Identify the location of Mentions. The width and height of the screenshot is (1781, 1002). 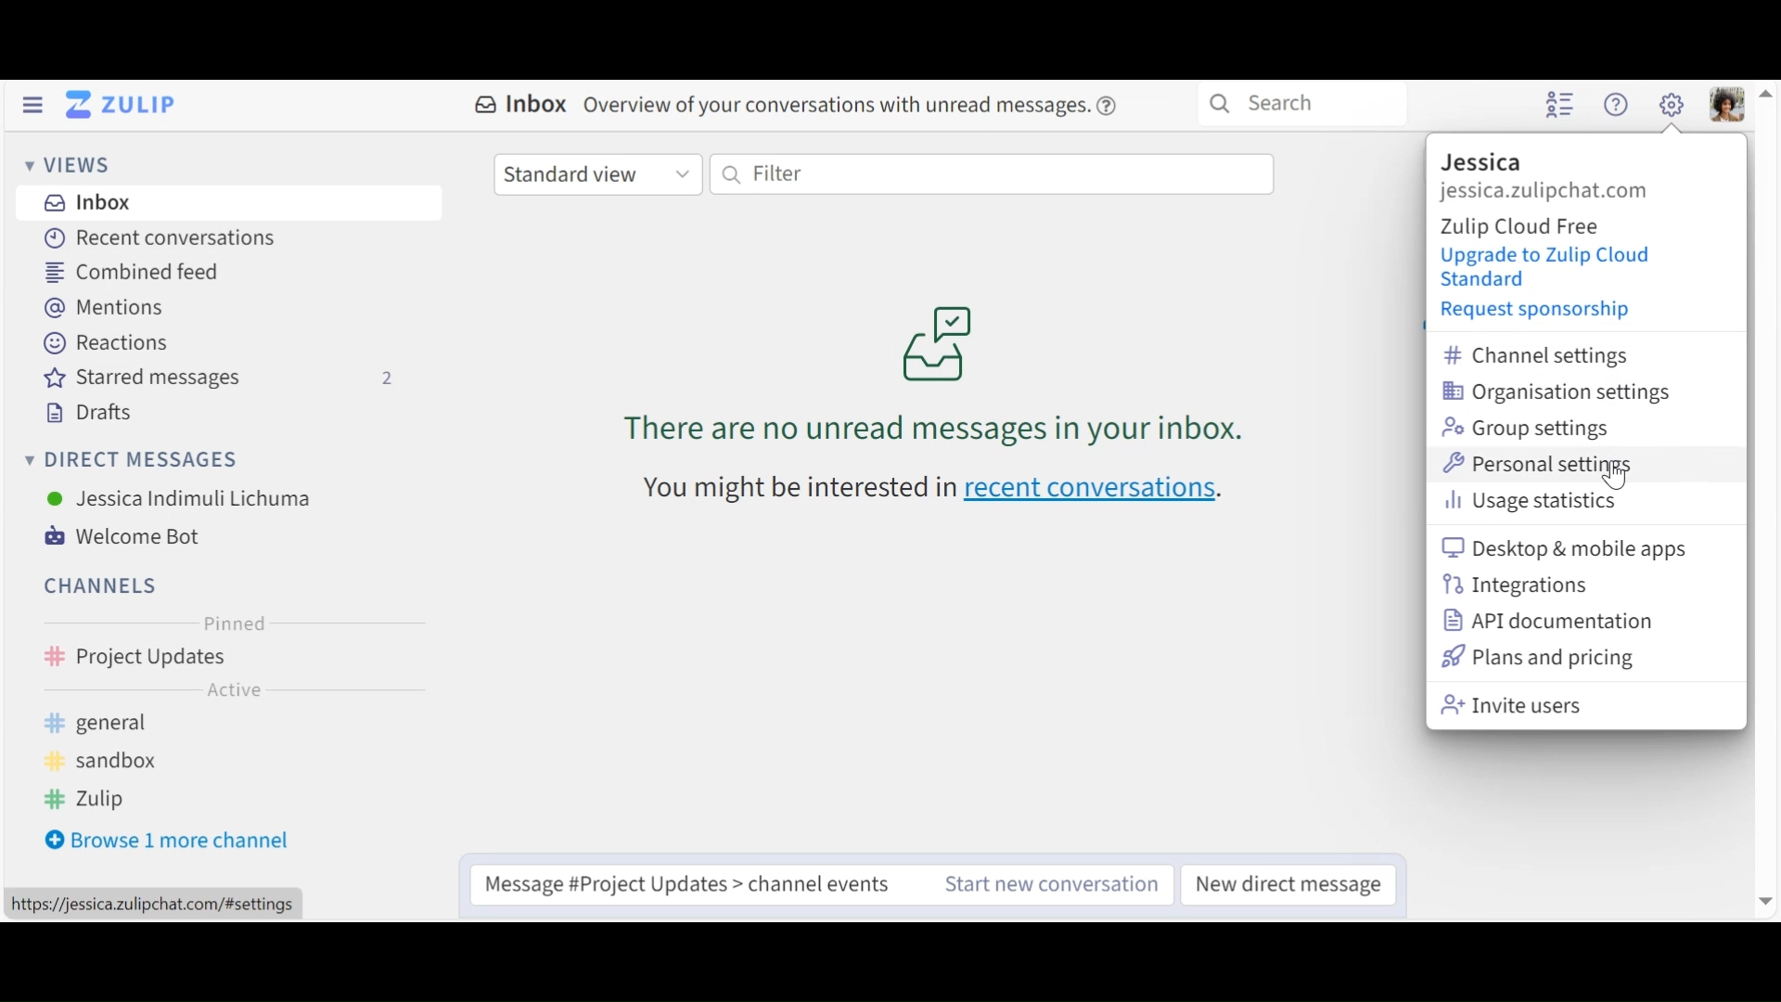
(101, 305).